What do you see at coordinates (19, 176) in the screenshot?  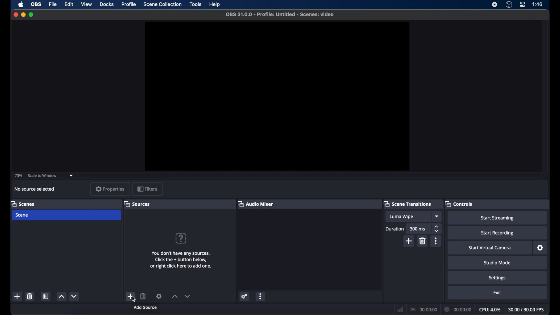 I see `73%` at bounding box center [19, 176].